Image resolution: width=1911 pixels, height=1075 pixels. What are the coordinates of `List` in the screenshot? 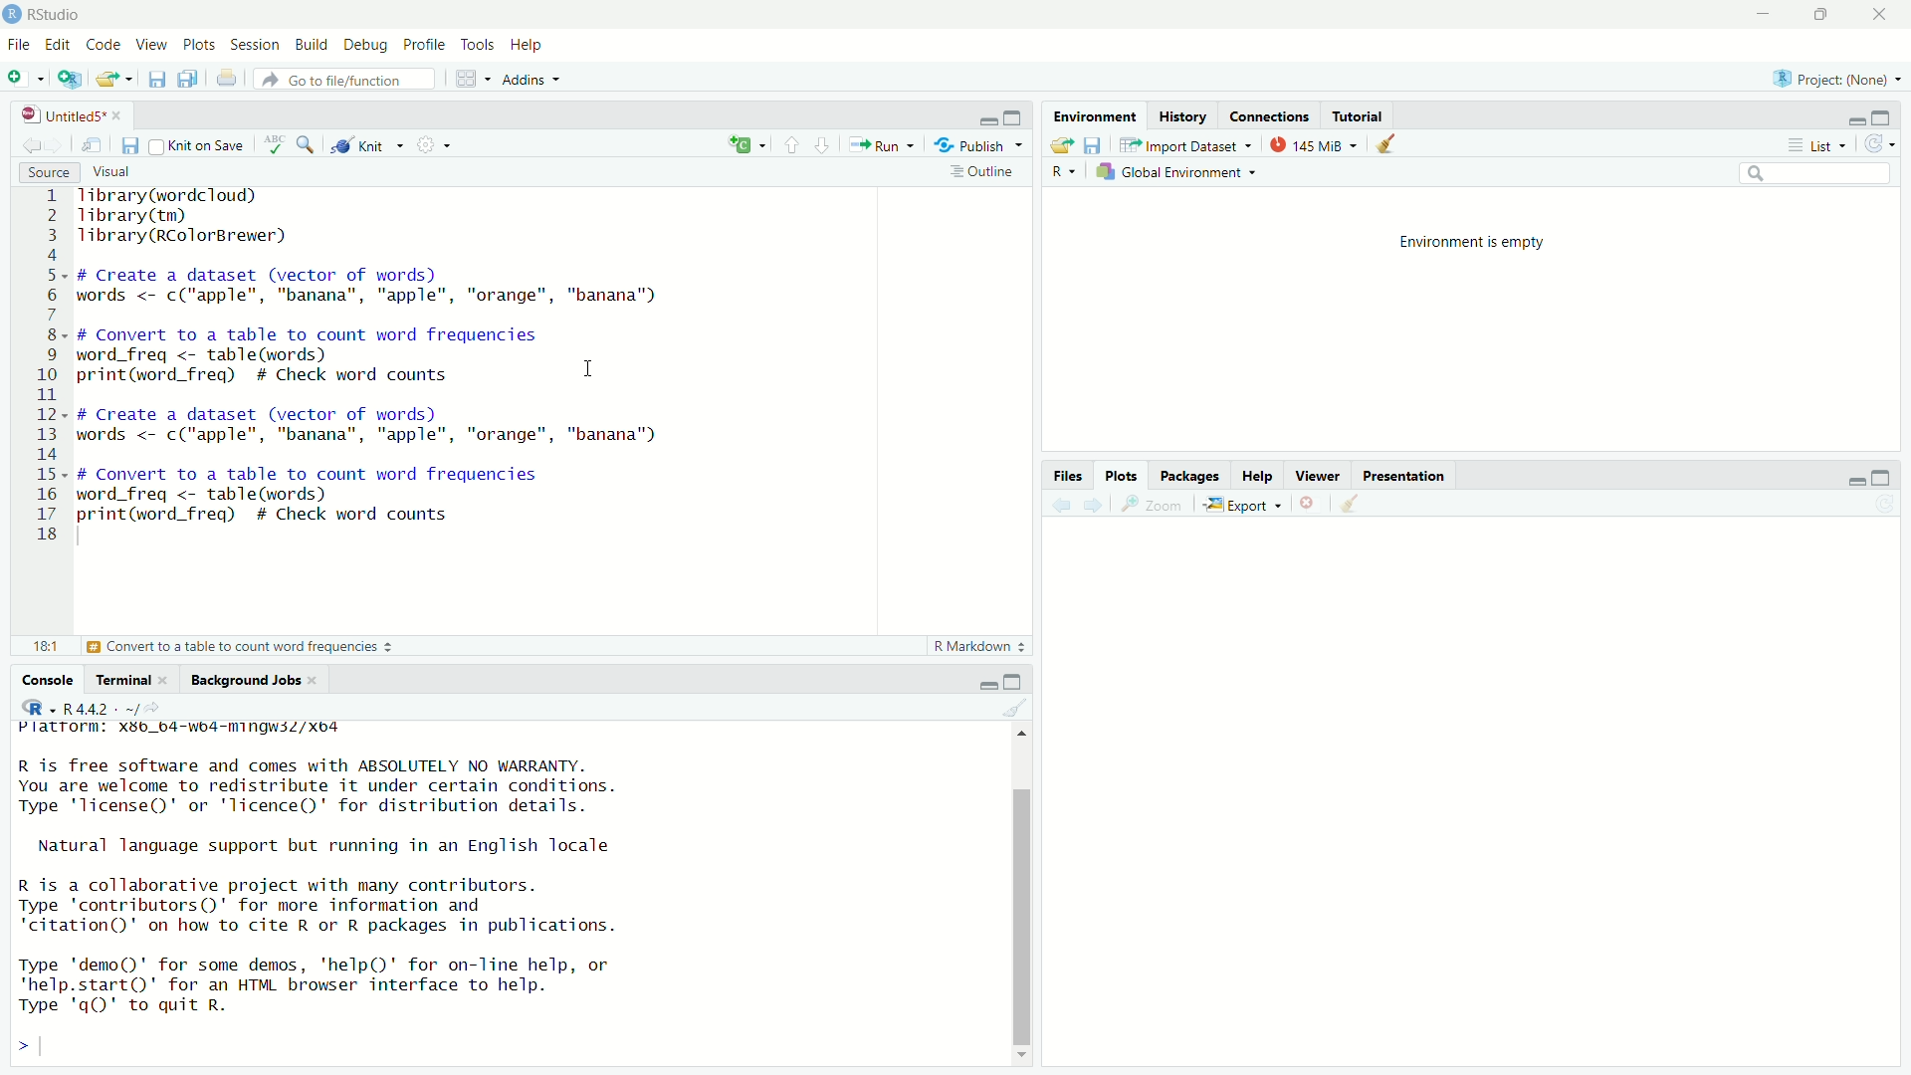 It's located at (1819, 145).